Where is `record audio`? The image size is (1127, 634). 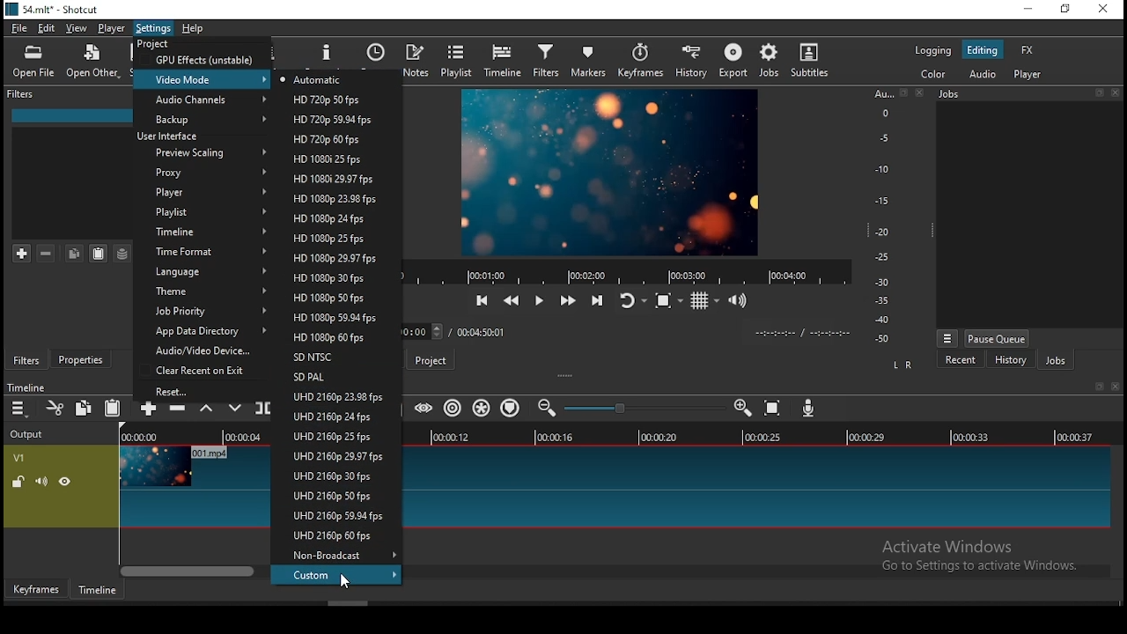 record audio is located at coordinates (809, 408).